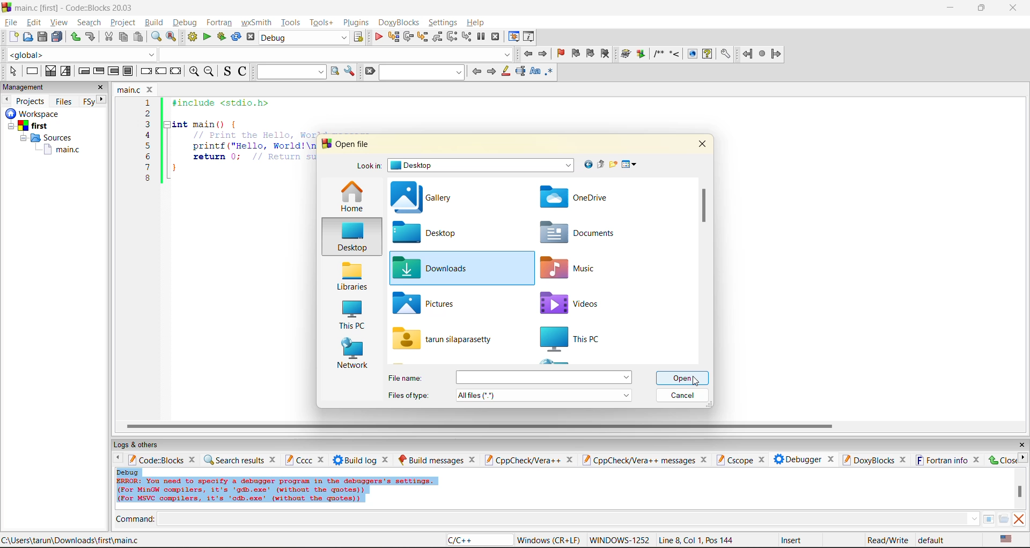  I want to click on run, so click(207, 37).